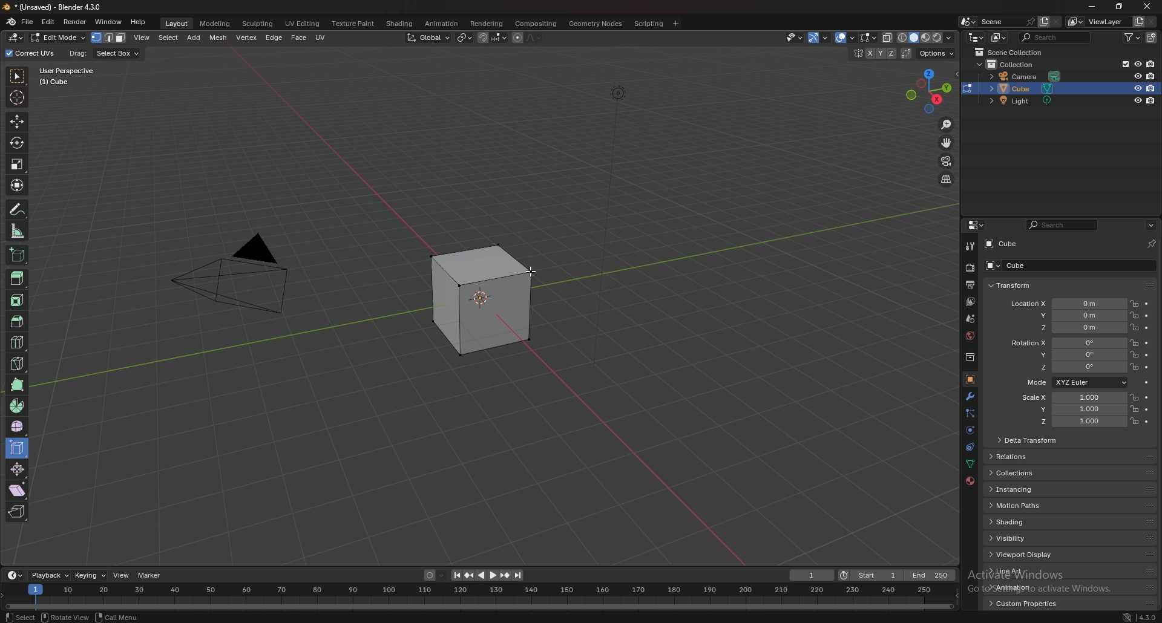 This screenshot has width=1162, height=623. I want to click on selectibility and visibility, so click(813, 38).